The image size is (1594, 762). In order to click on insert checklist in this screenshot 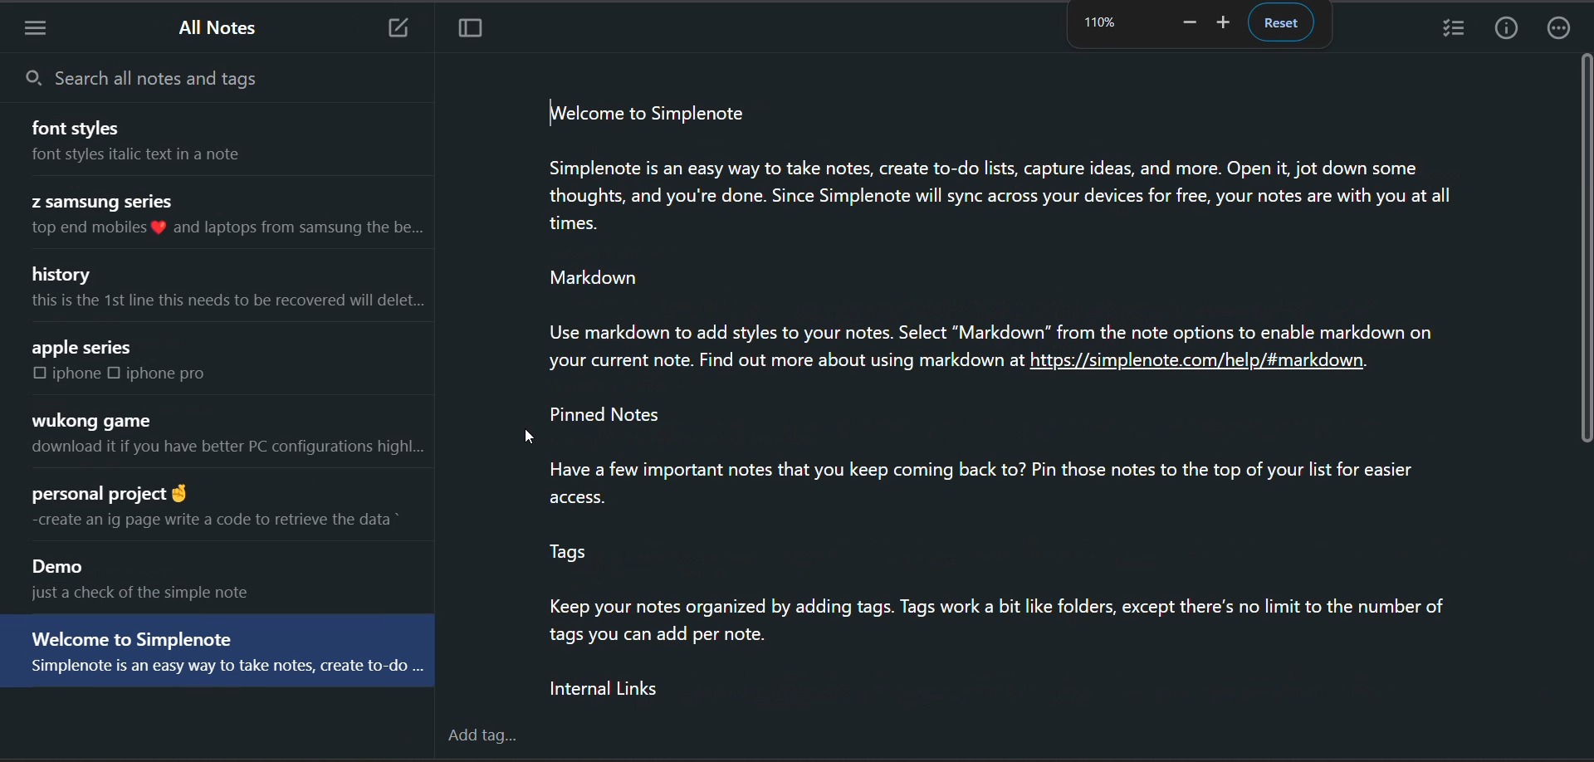, I will do `click(1453, 29)`.